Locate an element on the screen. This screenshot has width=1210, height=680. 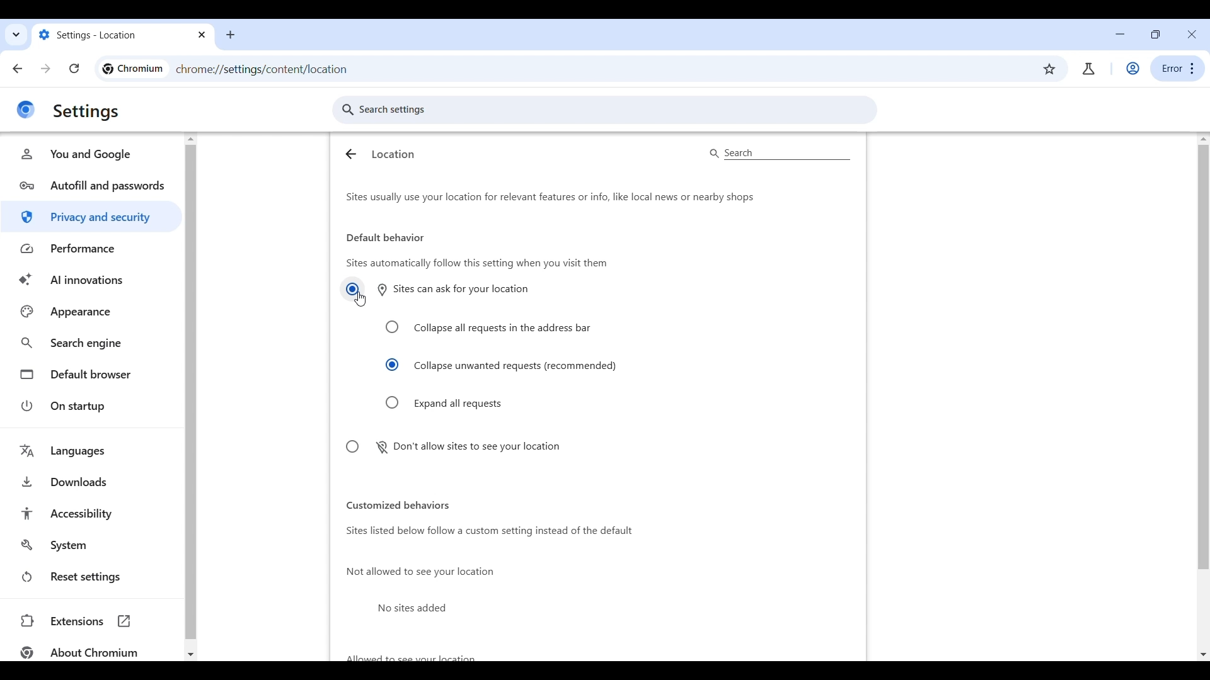
No sites added is located at coordinates (434, 611).